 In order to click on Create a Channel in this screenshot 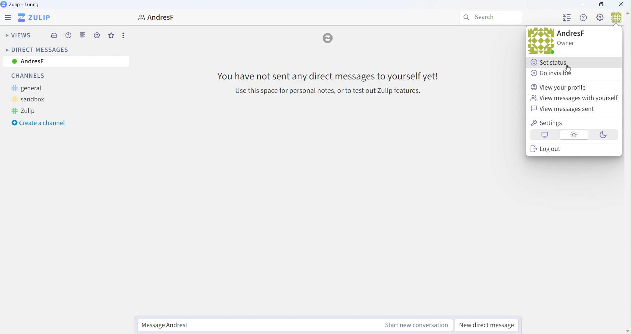, I will do `click(39, 123)`.